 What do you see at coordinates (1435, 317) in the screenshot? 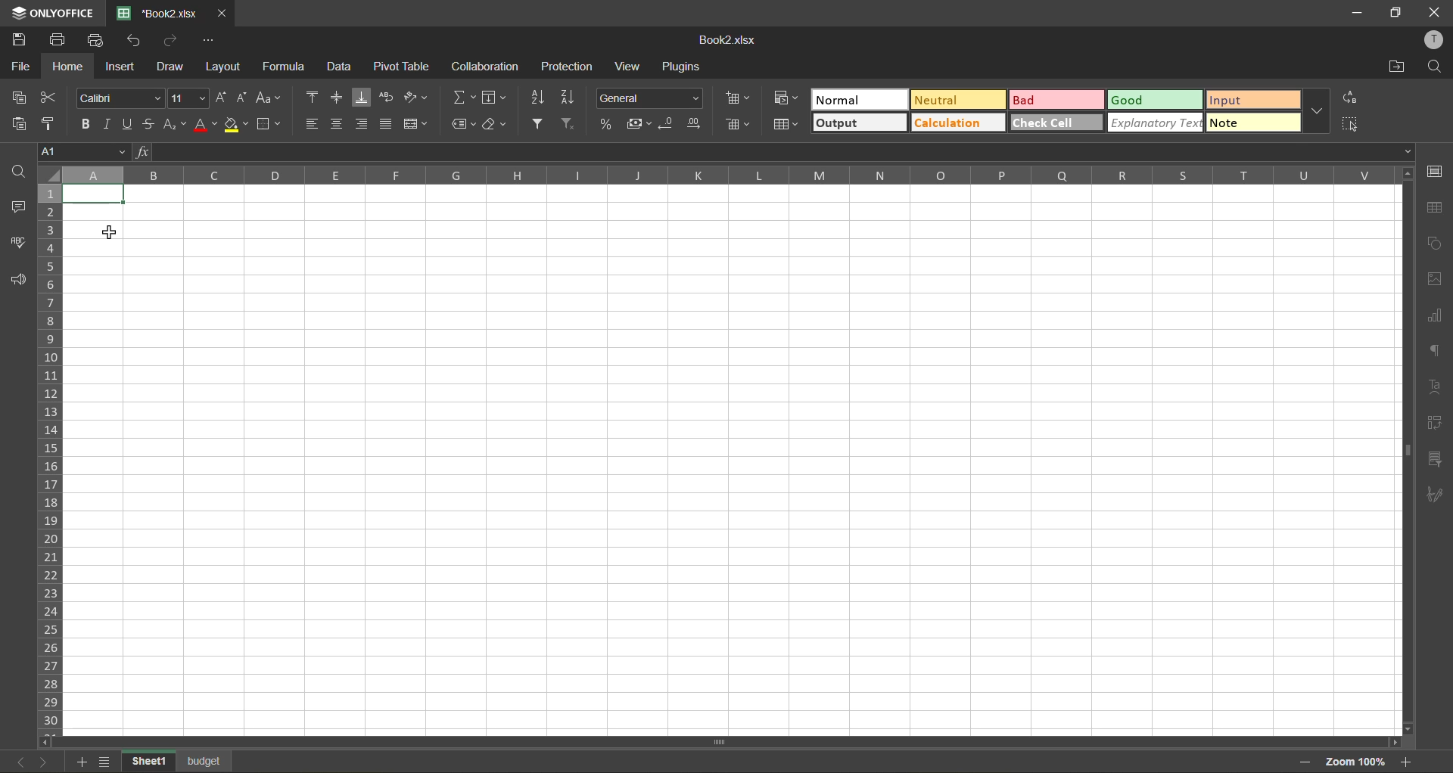
I see `charts` at bounding box center [1435, 317].